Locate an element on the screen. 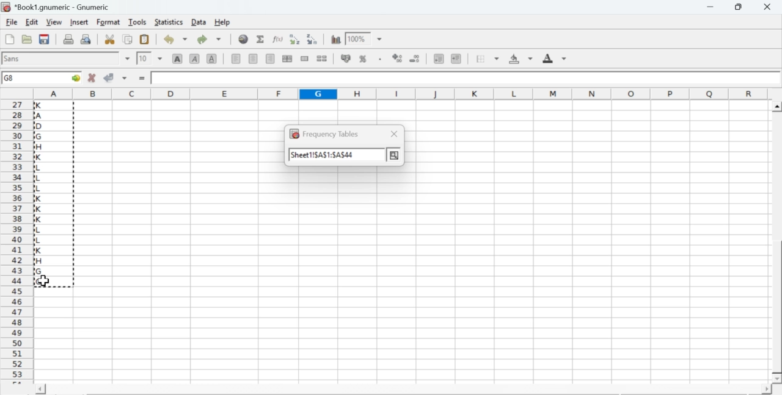 The width and height of the screenshot is (782, 395). undo is located at coordinates (175, 40).